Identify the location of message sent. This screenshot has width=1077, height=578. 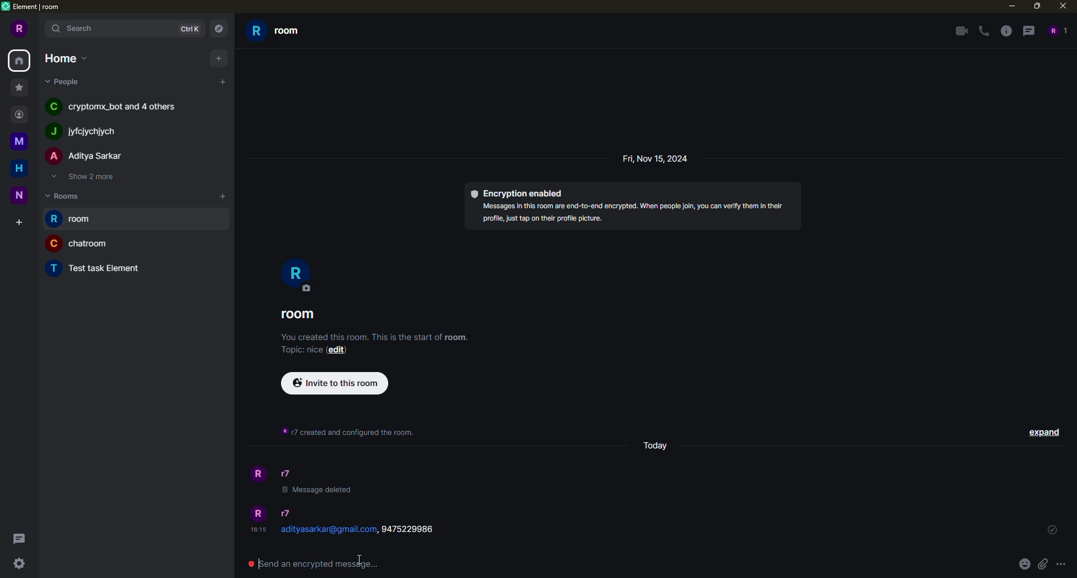
(367, 531).